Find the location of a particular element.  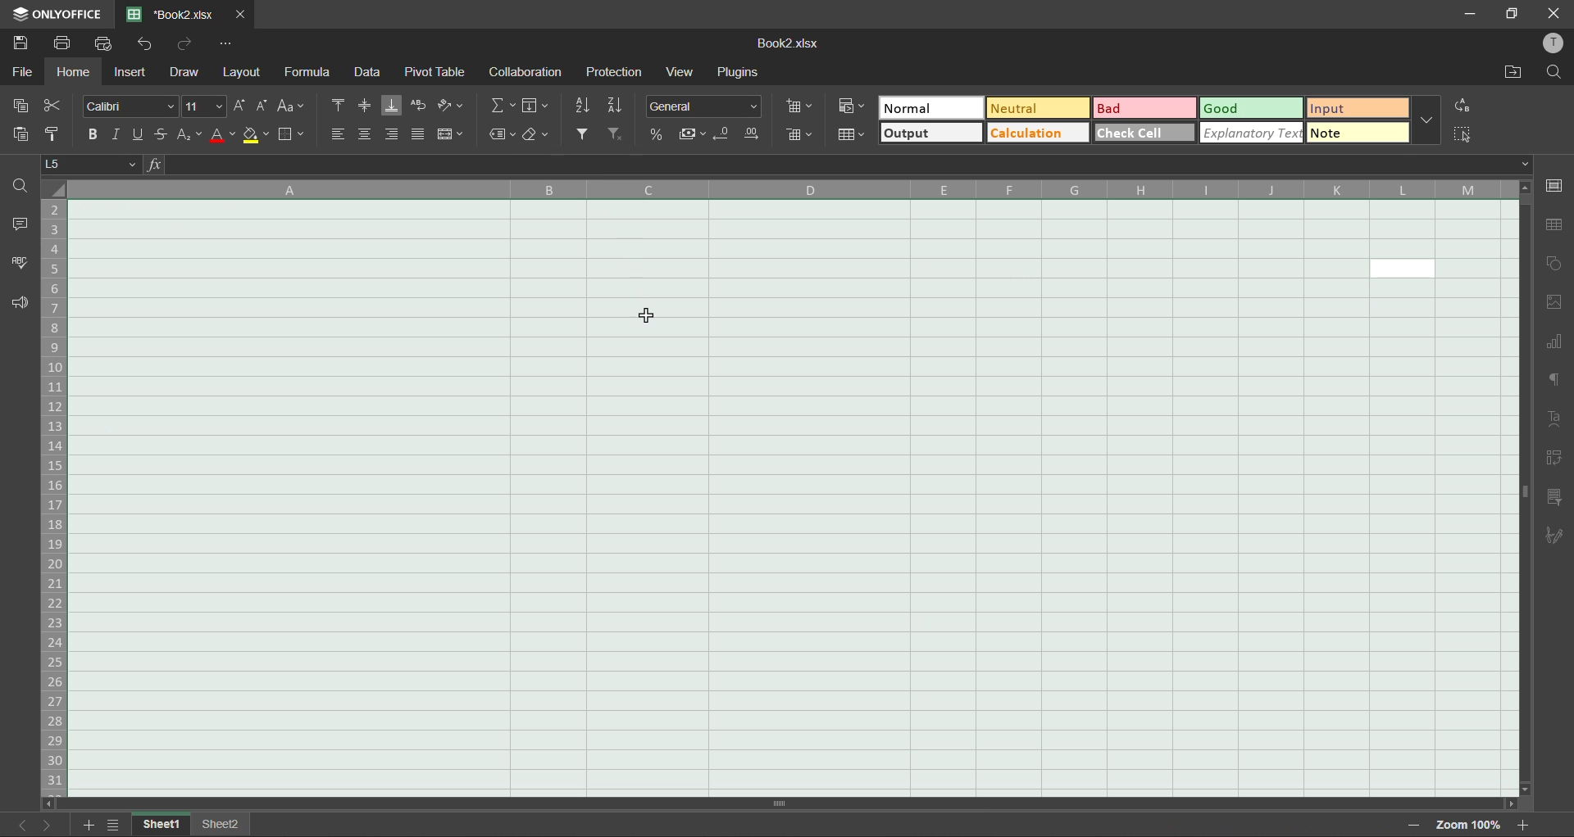

insert cells is located at coordinates (802, 106).